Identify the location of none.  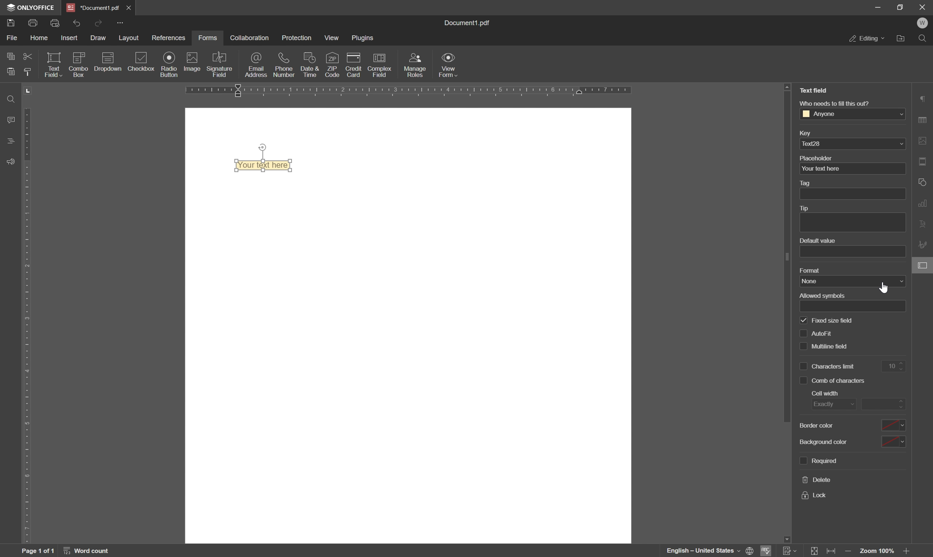
(852, 281).